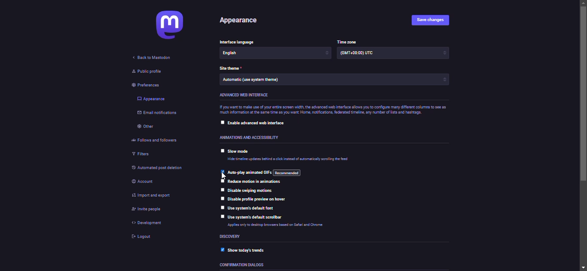 The image size is (587, 271). Describe the element at coordinates (229, 68) in the screenshot. I see `theme` at that location.